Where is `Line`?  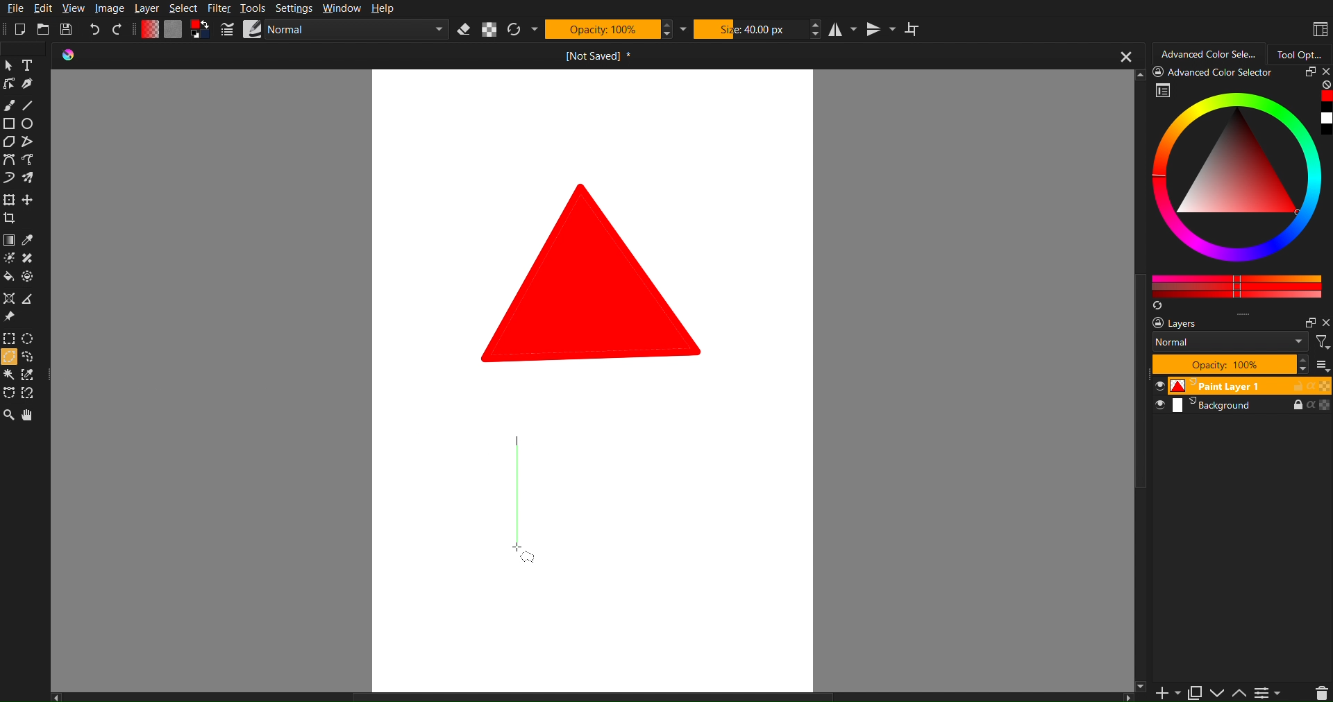
Line is located at coordinates (36, 105).